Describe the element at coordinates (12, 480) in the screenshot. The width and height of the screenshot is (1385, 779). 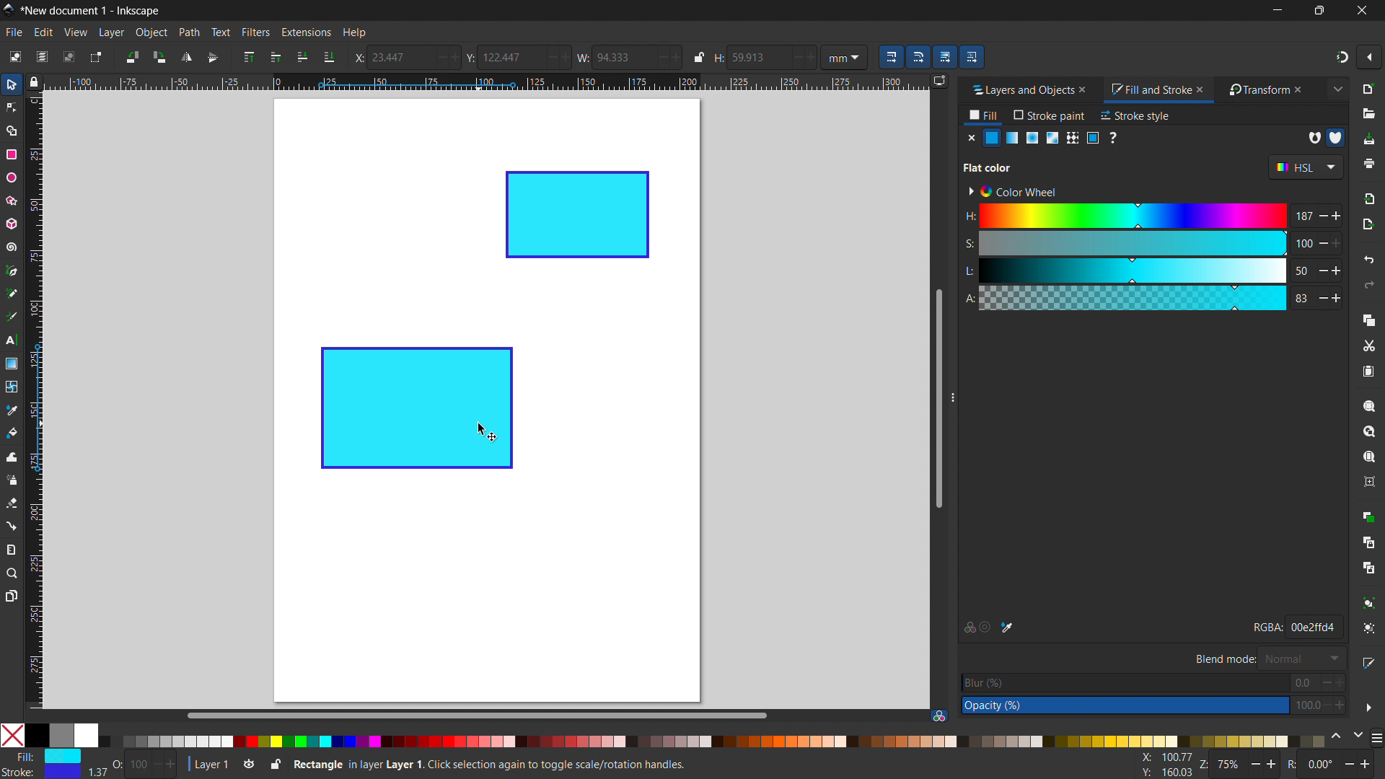
I see `spray tool` at that location.